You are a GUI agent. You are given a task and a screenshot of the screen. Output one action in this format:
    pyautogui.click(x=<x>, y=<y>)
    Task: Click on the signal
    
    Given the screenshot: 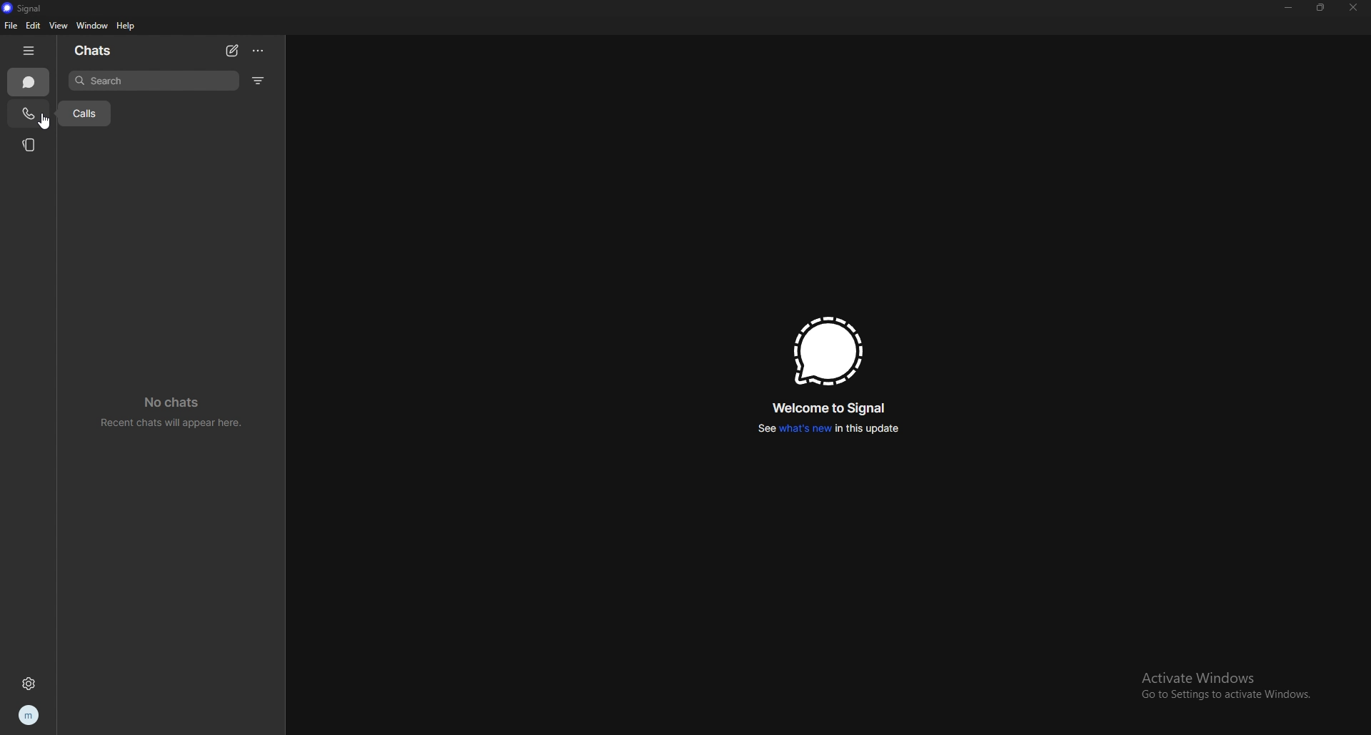 What is the action you would take?
    pyautogui.click(x=28, y=8)
    